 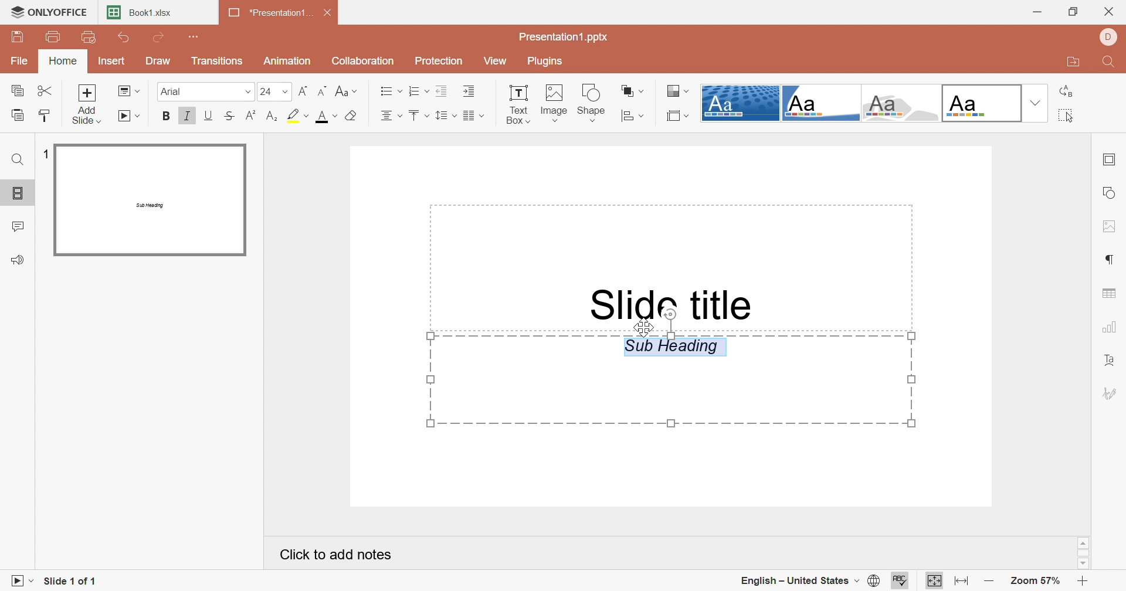 What do you see at coordinates (1110, 160) in the screenshot?
I see `Slide settings` at bounding box center [1110, 160].